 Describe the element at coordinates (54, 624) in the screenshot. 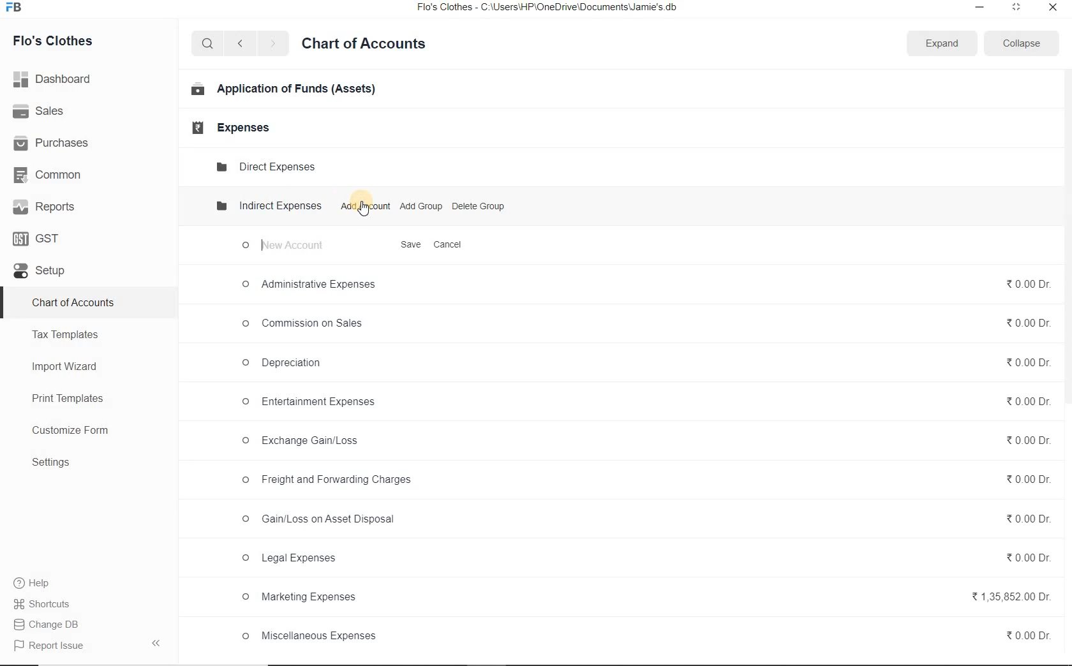

I see ` Change DB` at that location.